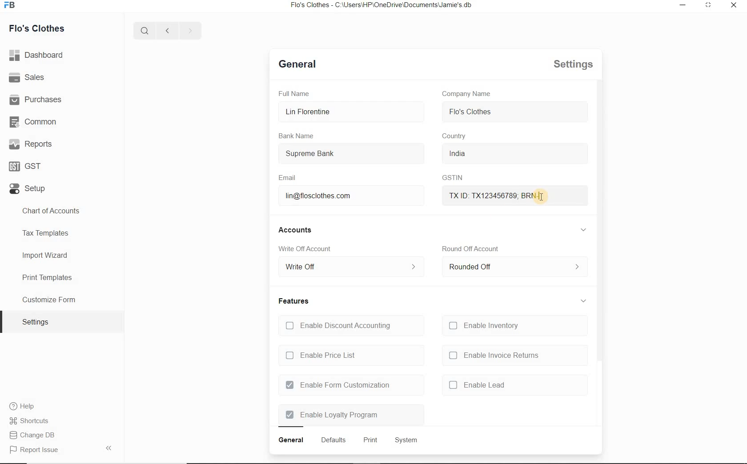 The height and width of the screenshot is (464, 747). I want to click on Reports, so click(33, 144).